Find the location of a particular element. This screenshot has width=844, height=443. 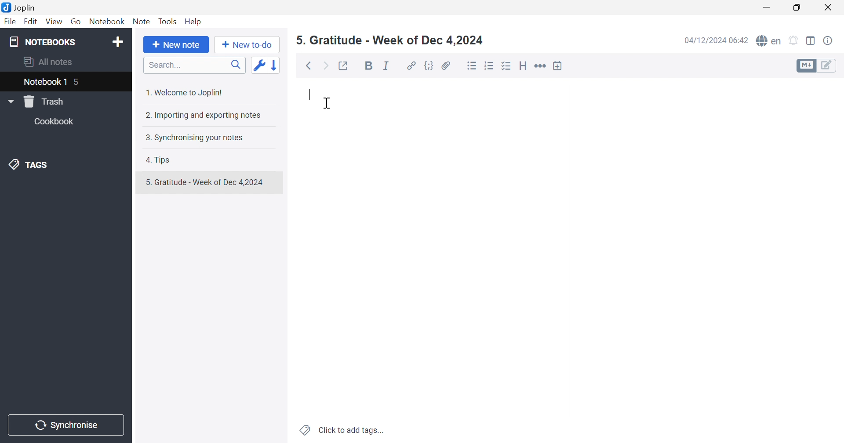

1. Welcome to Joplin! is located at coordinates (186, 91).